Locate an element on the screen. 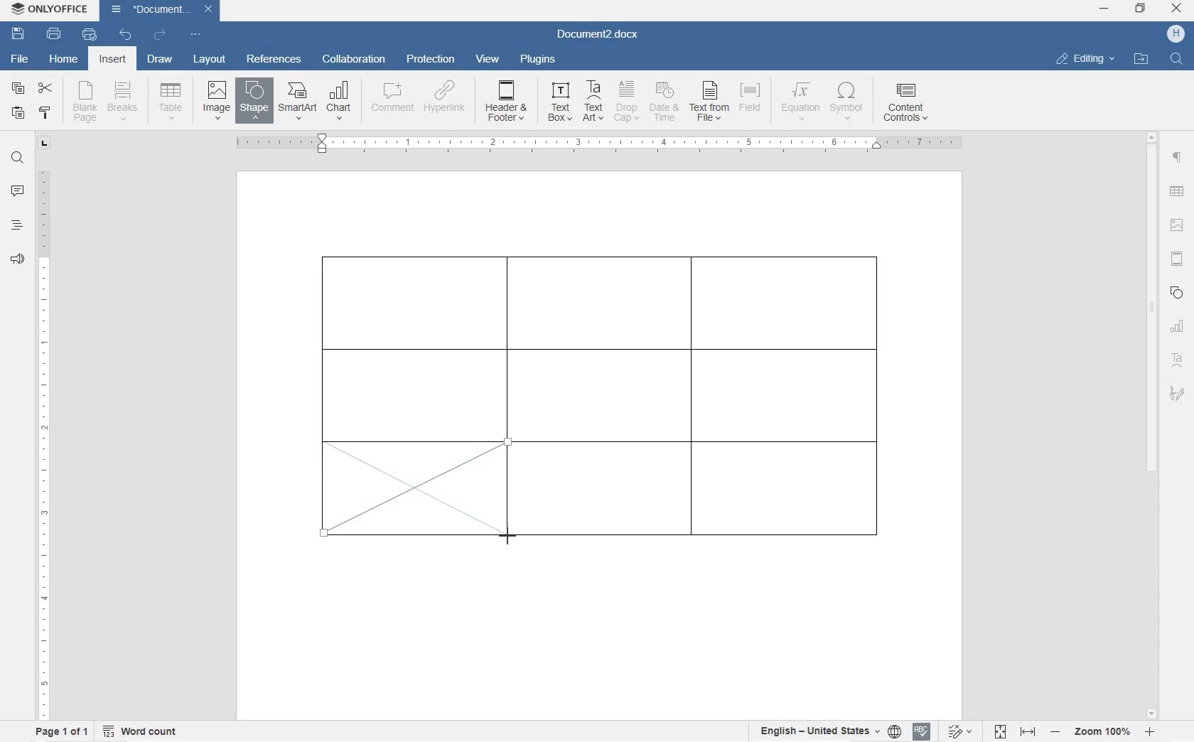  view is located at coordinates (490, 60).